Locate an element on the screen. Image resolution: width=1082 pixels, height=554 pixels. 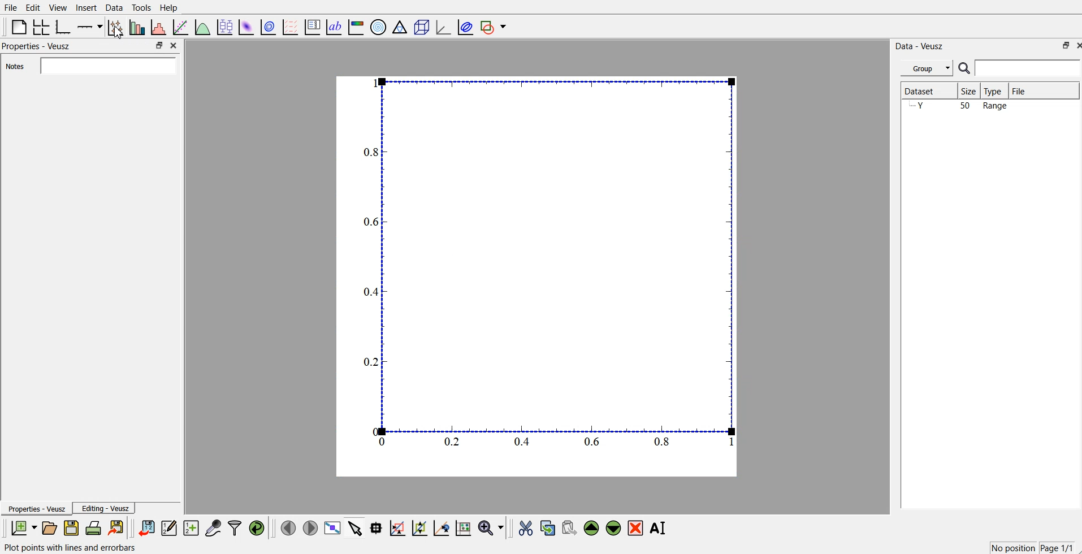
File is located at coordinates (11, 7).